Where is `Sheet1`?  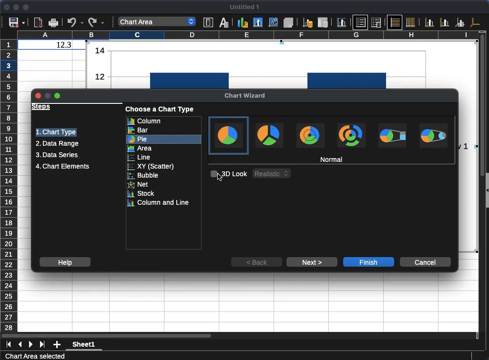 Sheet1 is located at coordinates (84, 345).